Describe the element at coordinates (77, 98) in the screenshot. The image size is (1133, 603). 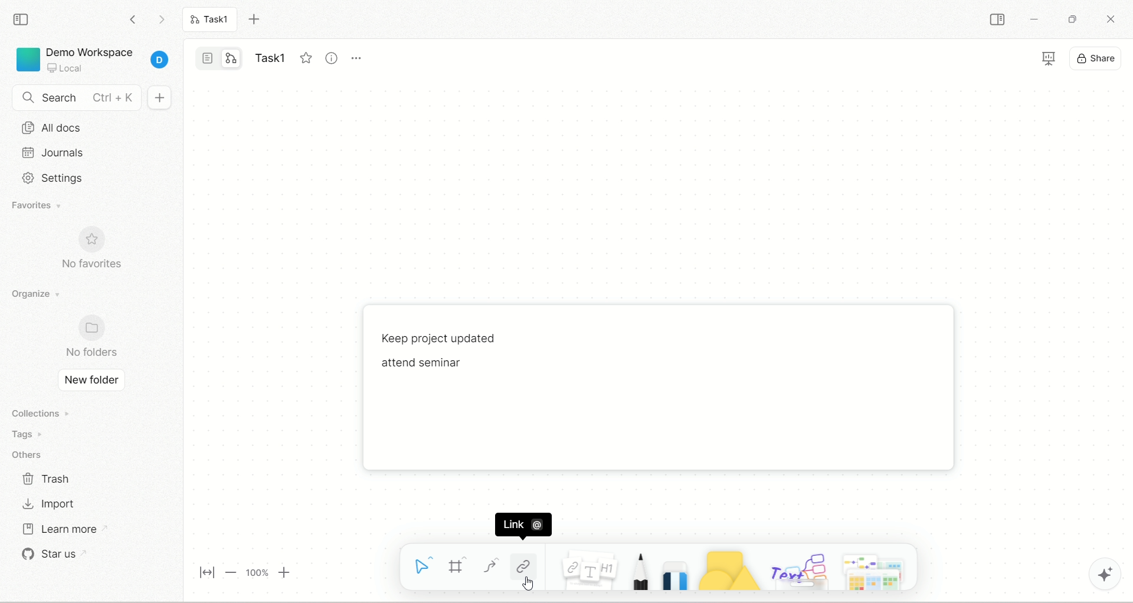
I see `search` at that location.